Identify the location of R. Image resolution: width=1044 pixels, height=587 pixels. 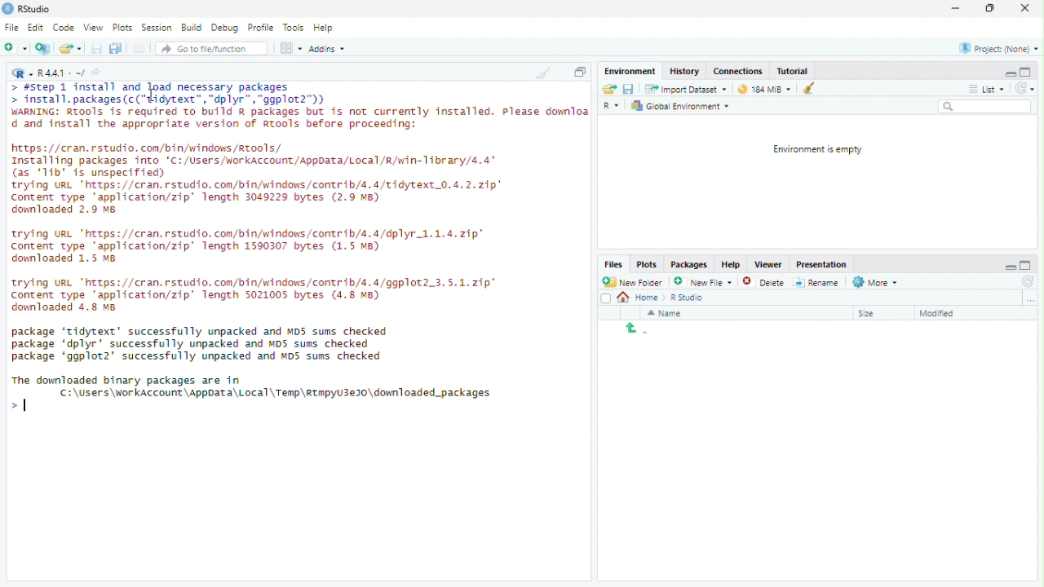
(613, 107).